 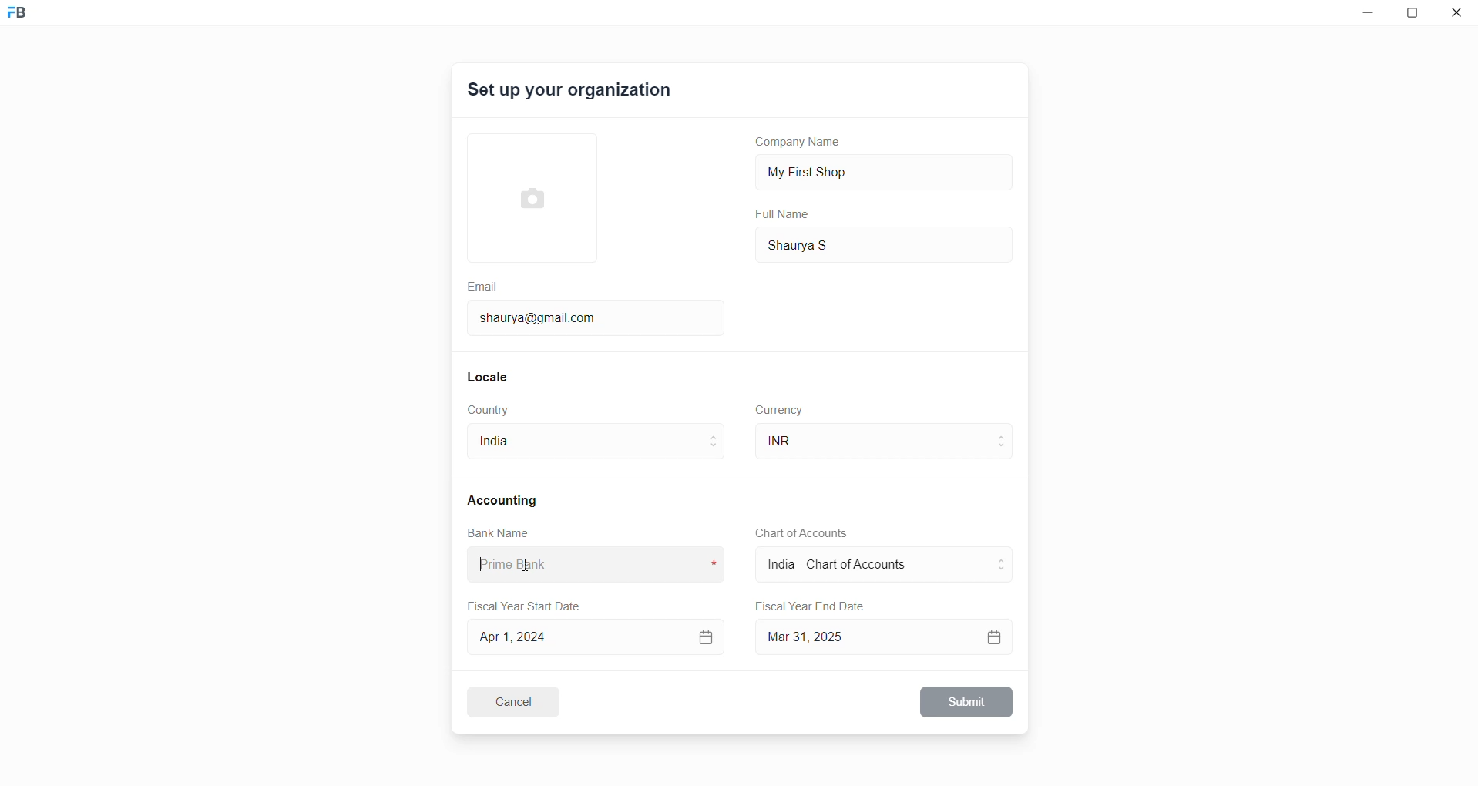 I want to click on Cancel , so click(x=523, y=701).